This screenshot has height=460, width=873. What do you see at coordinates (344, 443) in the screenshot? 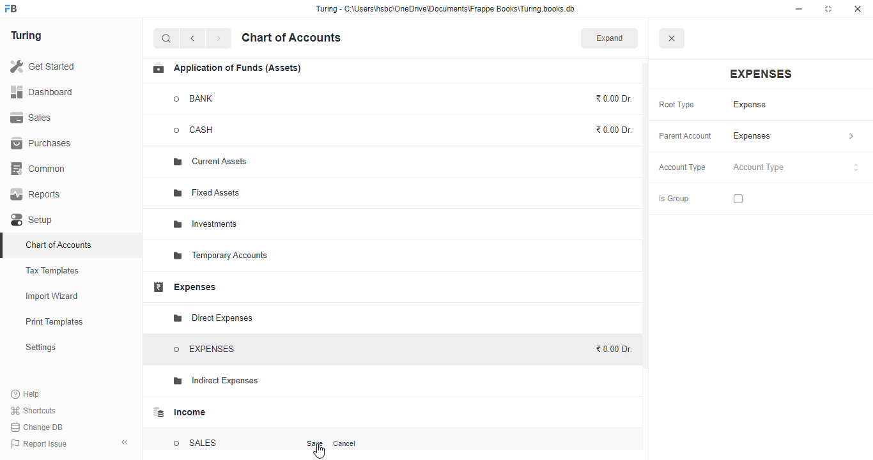
I see `cancel` at bounding box center [344, 443].